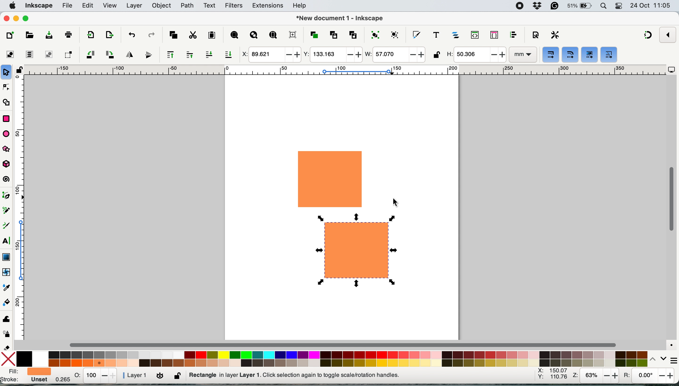 Image resolution: width=679 pixels, height=386 pixels. What do you see at coordinates (332, 35) in the screenshot?
I see `create clone` at bounding box center [332, 35].